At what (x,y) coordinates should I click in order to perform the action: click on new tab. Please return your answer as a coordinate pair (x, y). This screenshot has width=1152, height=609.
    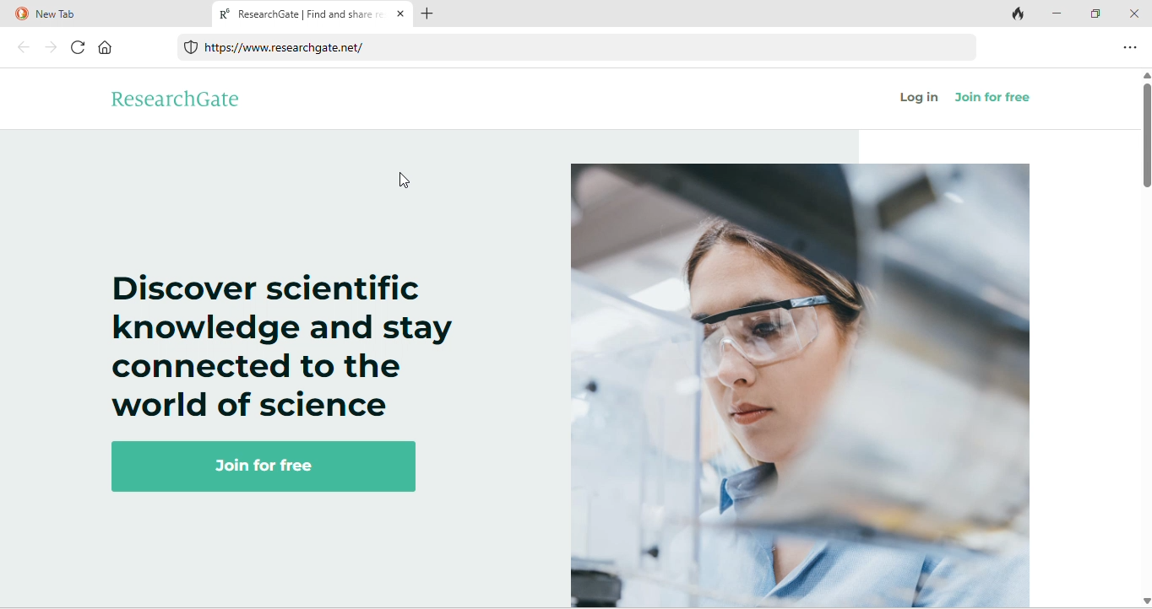
    Looking at the image, I should click on (102, 14).